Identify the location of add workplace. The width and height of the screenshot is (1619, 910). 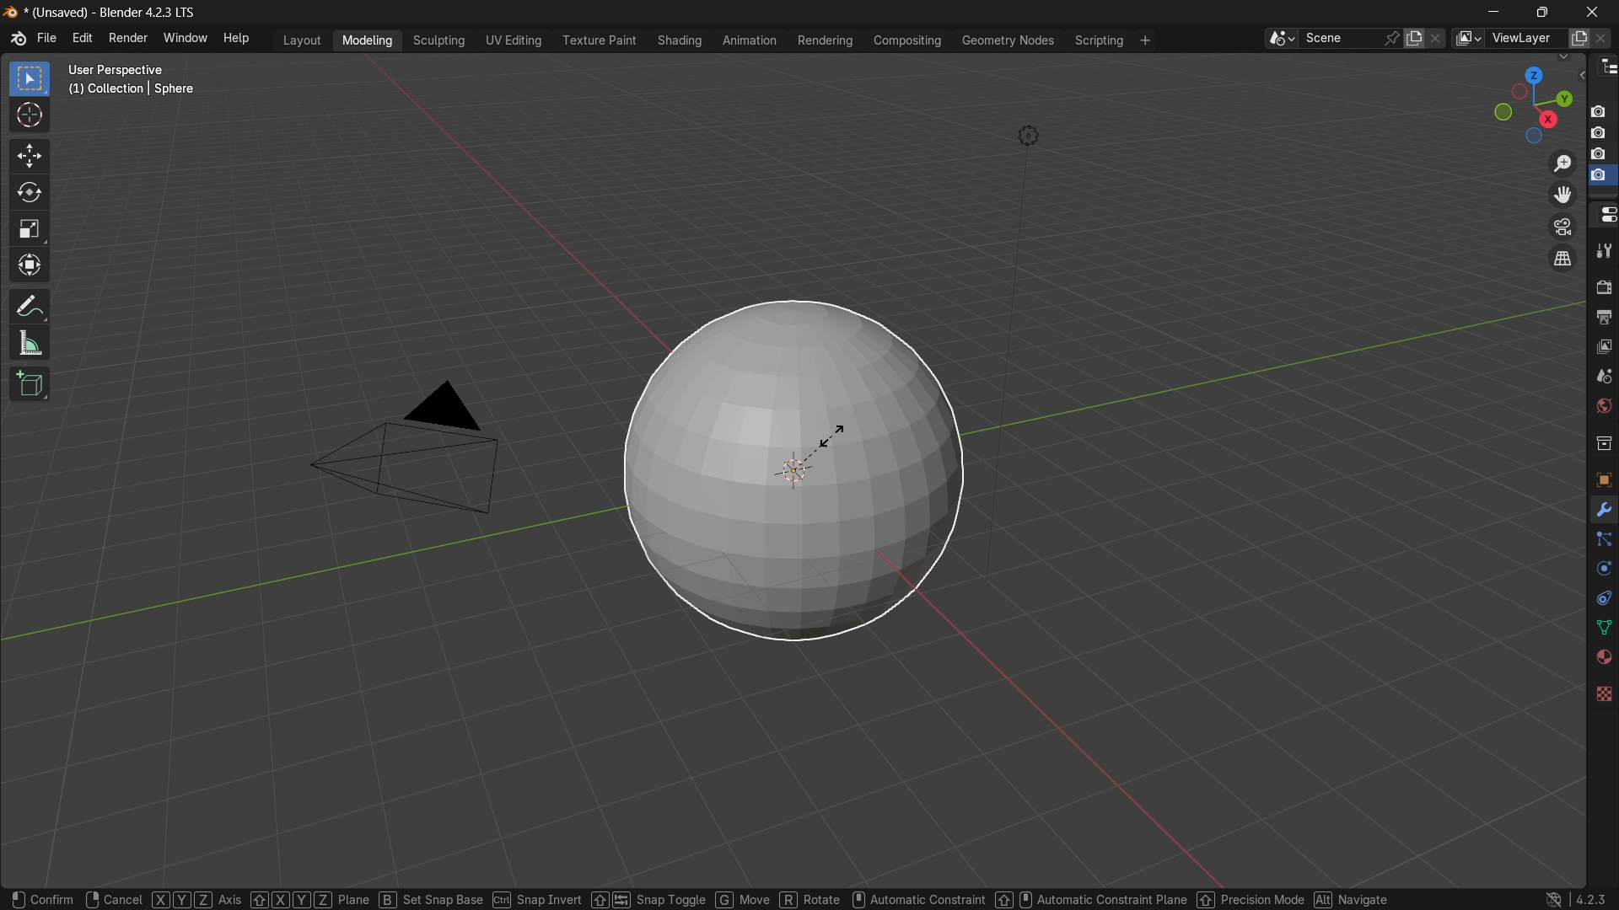
(1143, 40).